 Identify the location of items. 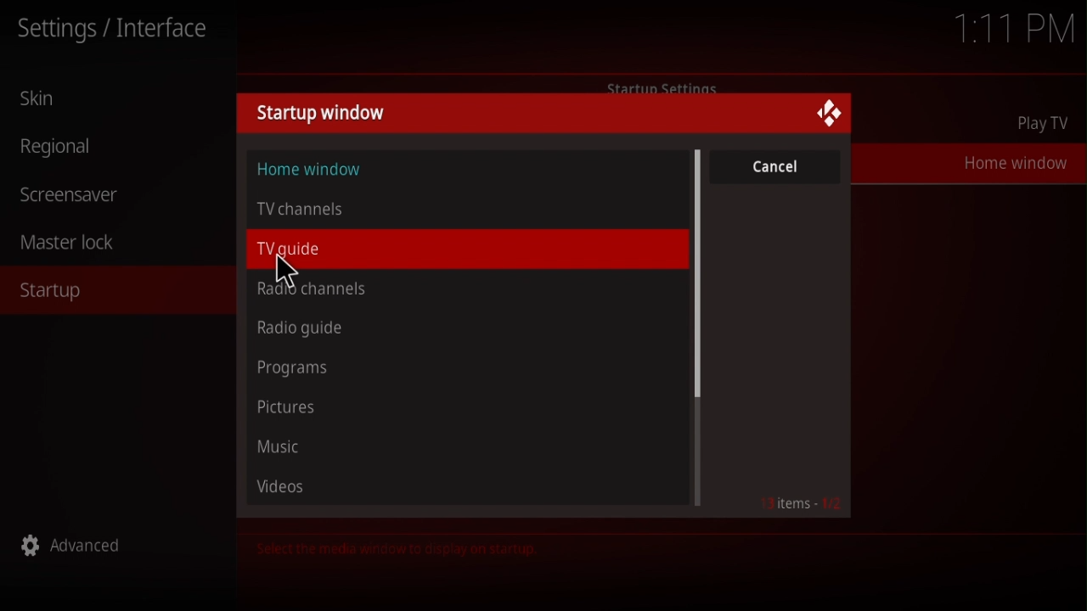
(802, 506).